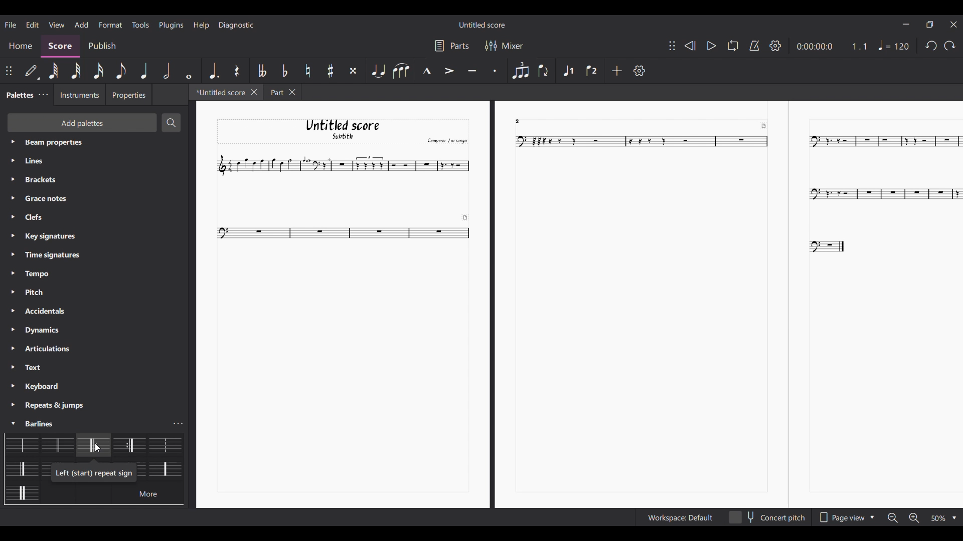  Describe the element at coordinates (690, 46) in the screenshot. I see `Rewind` at that location.